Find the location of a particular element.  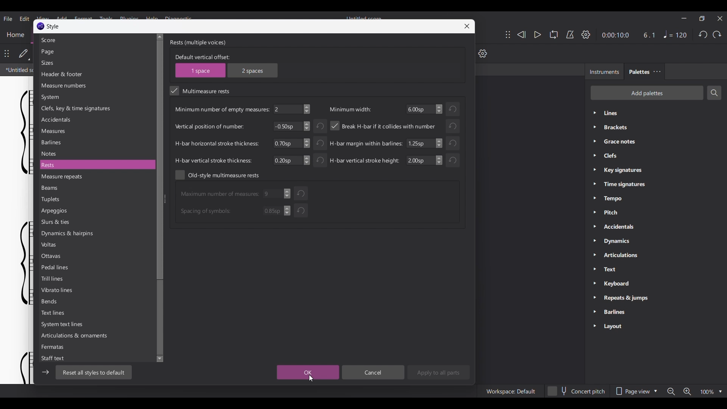

Increase/Decrease respective inputs is located at coordinates (287, 202).